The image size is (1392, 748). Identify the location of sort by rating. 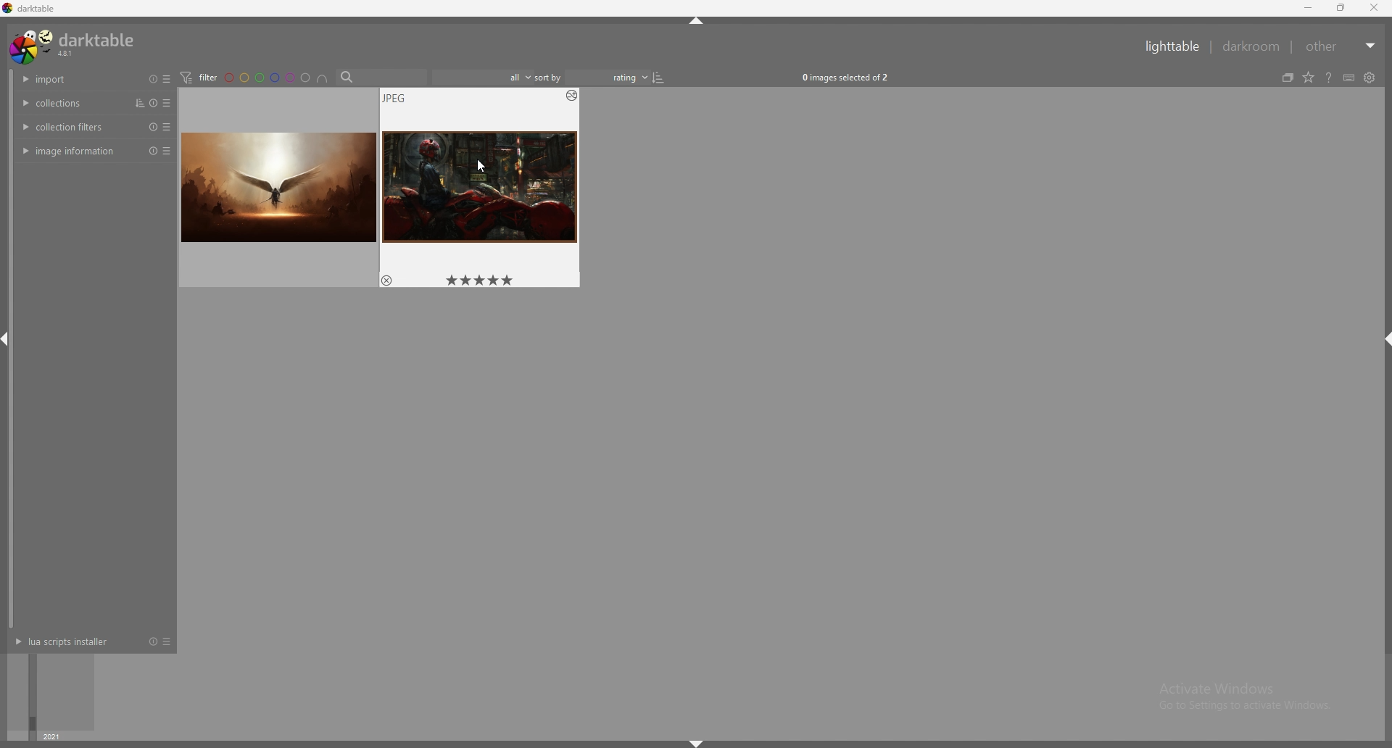
(616, 78).